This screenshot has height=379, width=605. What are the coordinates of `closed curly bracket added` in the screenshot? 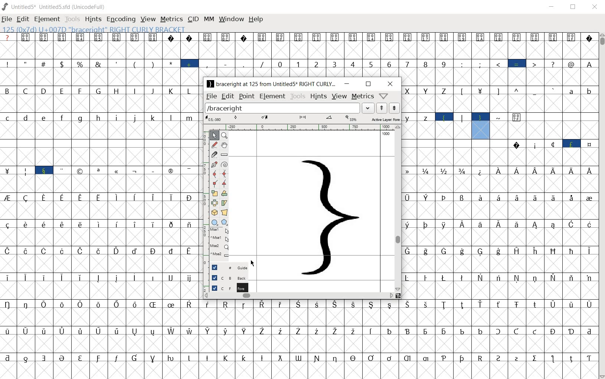 It's located at (329, 216).